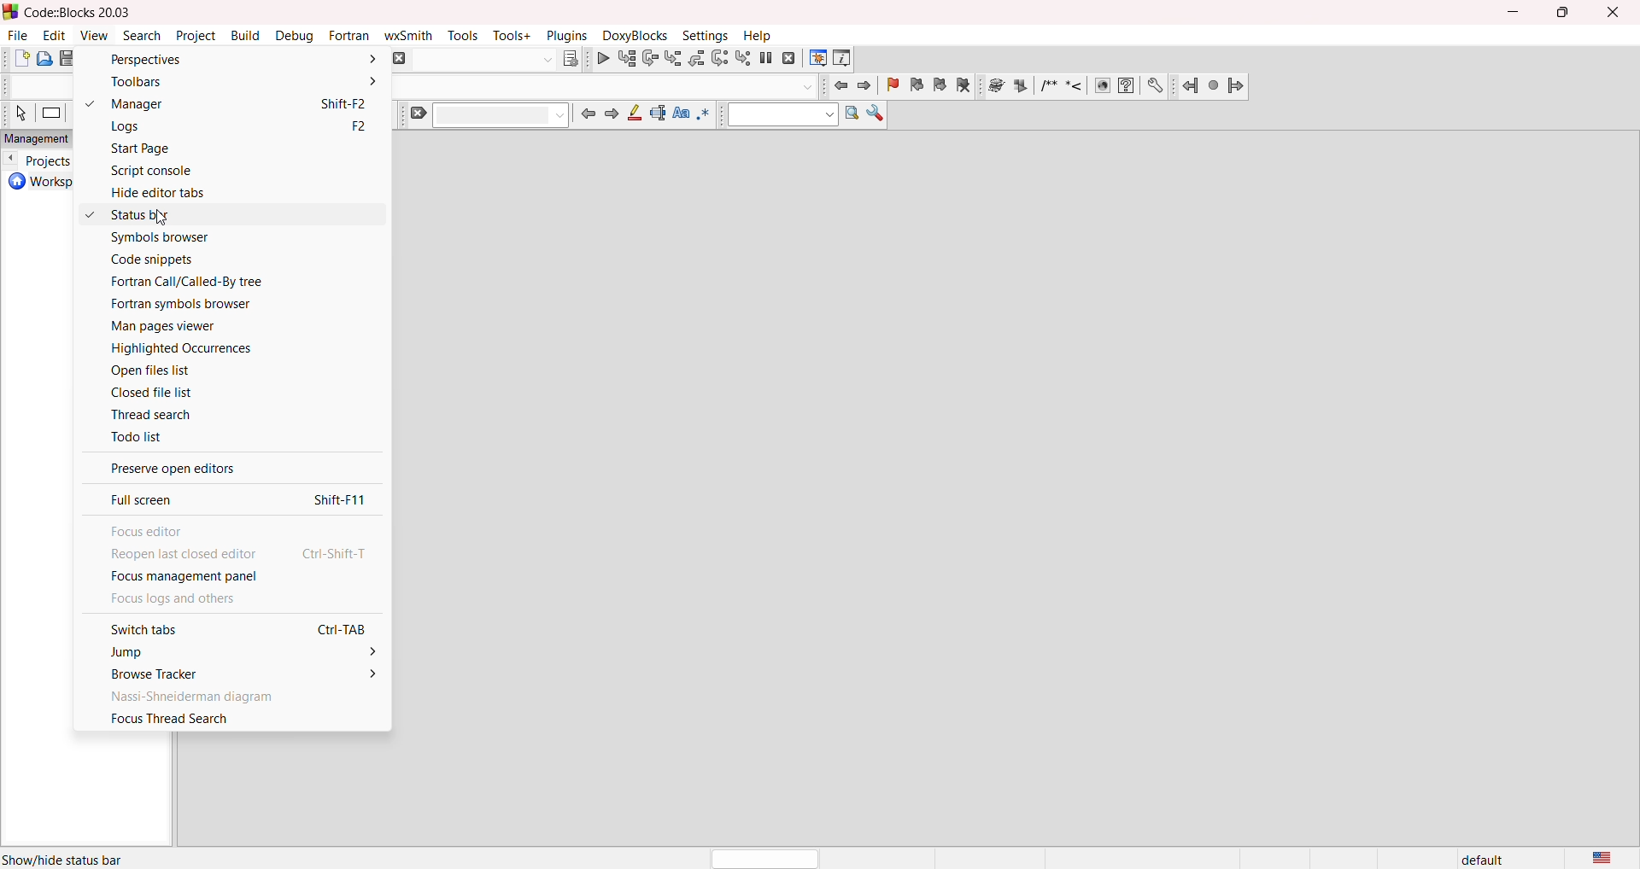 The height and width of the screenshot is (869, 1640). I want to click on show the select target dialog, so click(498, 60).